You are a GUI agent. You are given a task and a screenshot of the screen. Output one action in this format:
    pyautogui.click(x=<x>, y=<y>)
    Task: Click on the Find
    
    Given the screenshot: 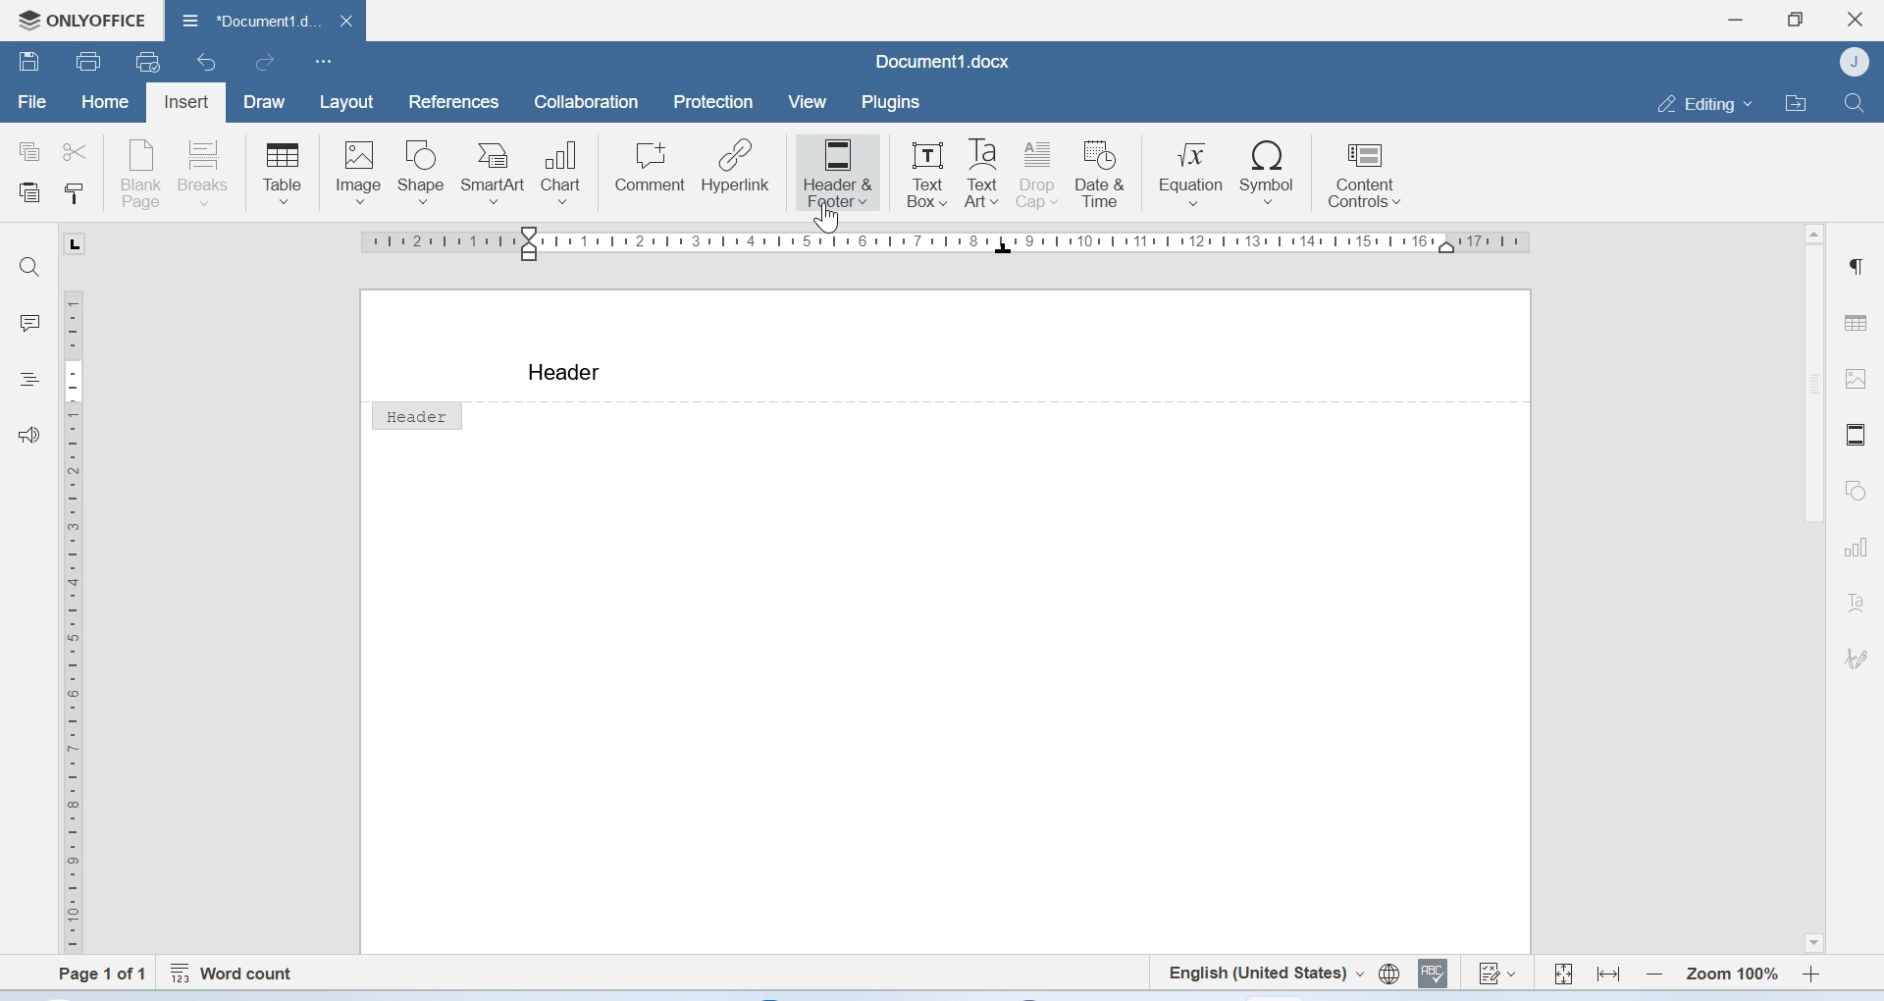 What is the action you would take?
    pyautogui.click(x=34, y=267)
    